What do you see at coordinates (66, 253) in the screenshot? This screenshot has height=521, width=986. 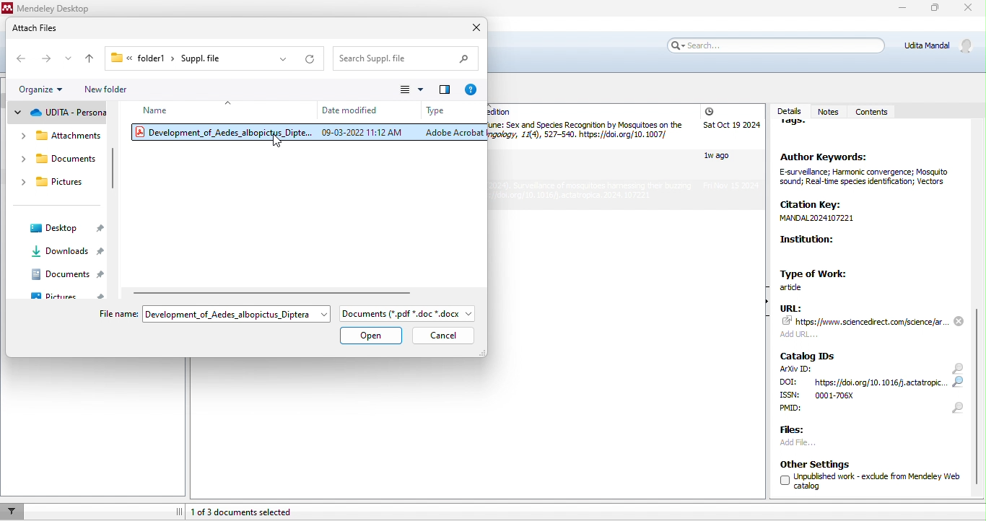 I see `downloads` at bounding box center [66, 253].